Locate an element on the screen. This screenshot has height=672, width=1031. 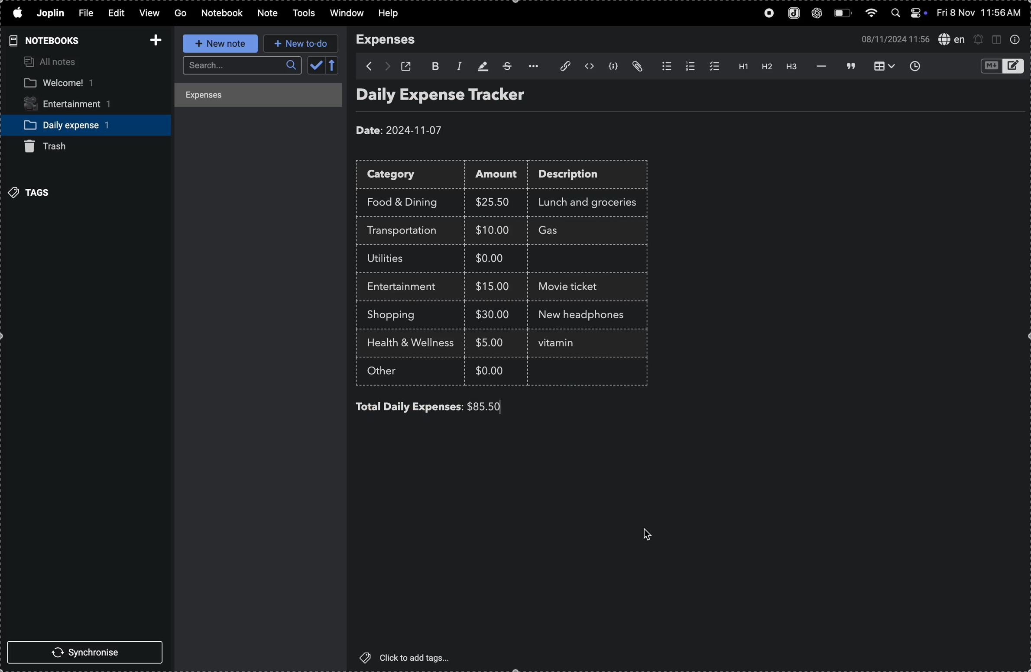
$5.00 is located at coordinates (492, 342).